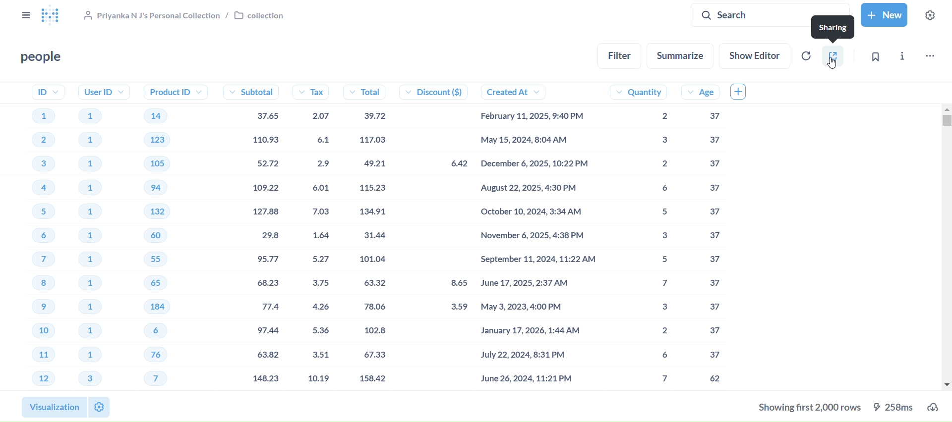  I want to click on bookmark, so click(873, 56).